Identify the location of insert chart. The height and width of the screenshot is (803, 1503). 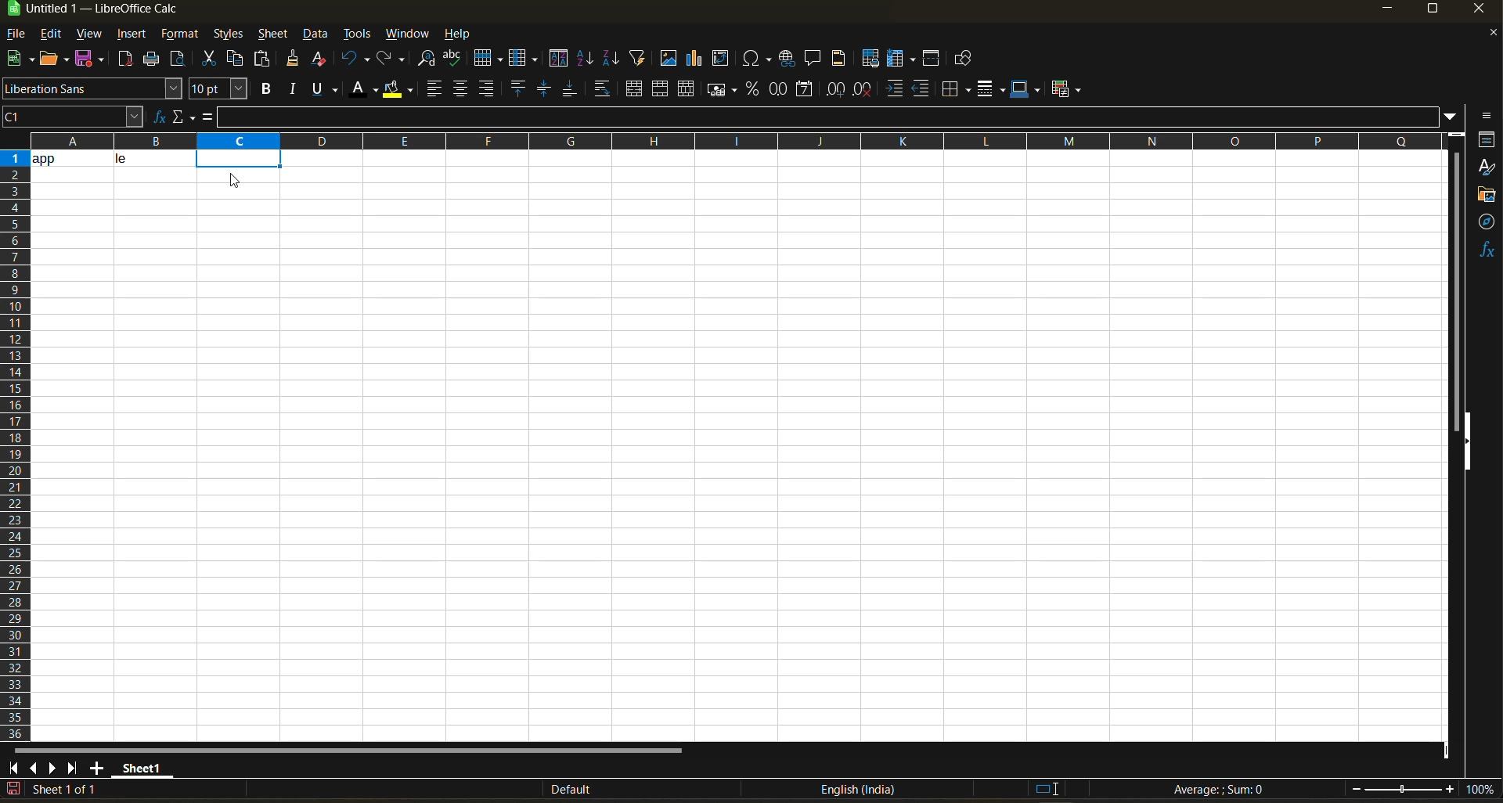
(695, 58).